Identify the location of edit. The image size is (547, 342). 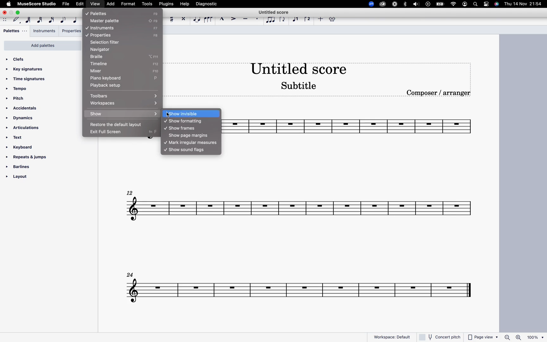
(80, 4).